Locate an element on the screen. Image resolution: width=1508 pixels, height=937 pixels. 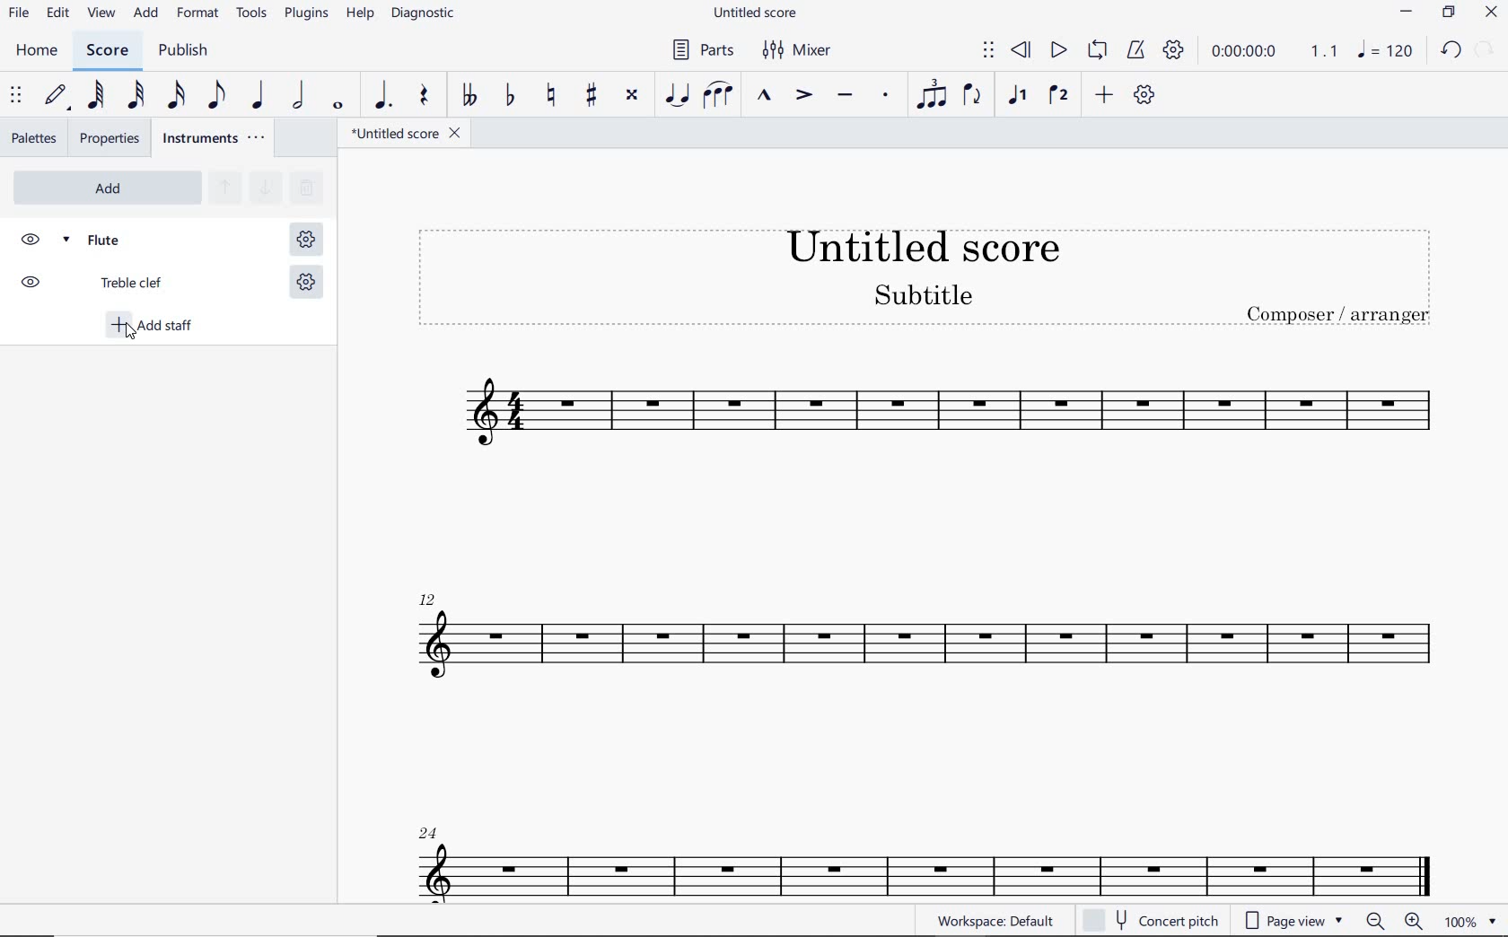
ADD is located at coordinates (145, 15).